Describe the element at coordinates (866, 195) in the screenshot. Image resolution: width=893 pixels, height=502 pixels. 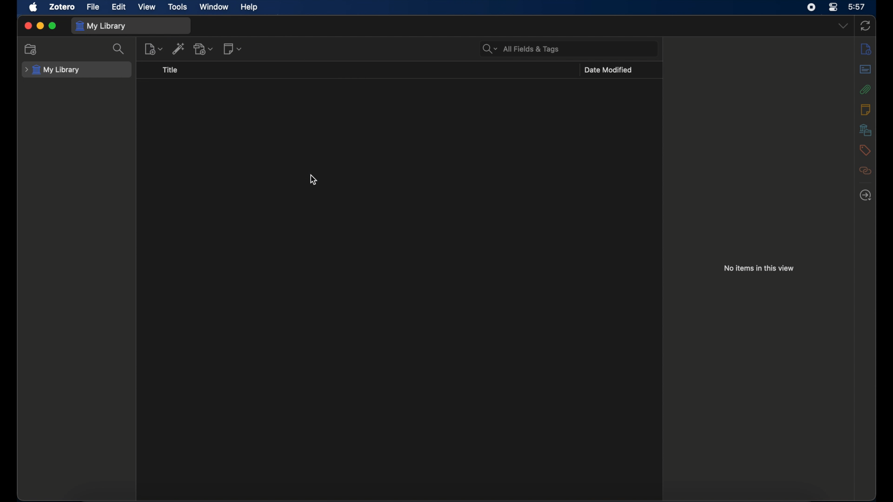
I see `locate` at that location.